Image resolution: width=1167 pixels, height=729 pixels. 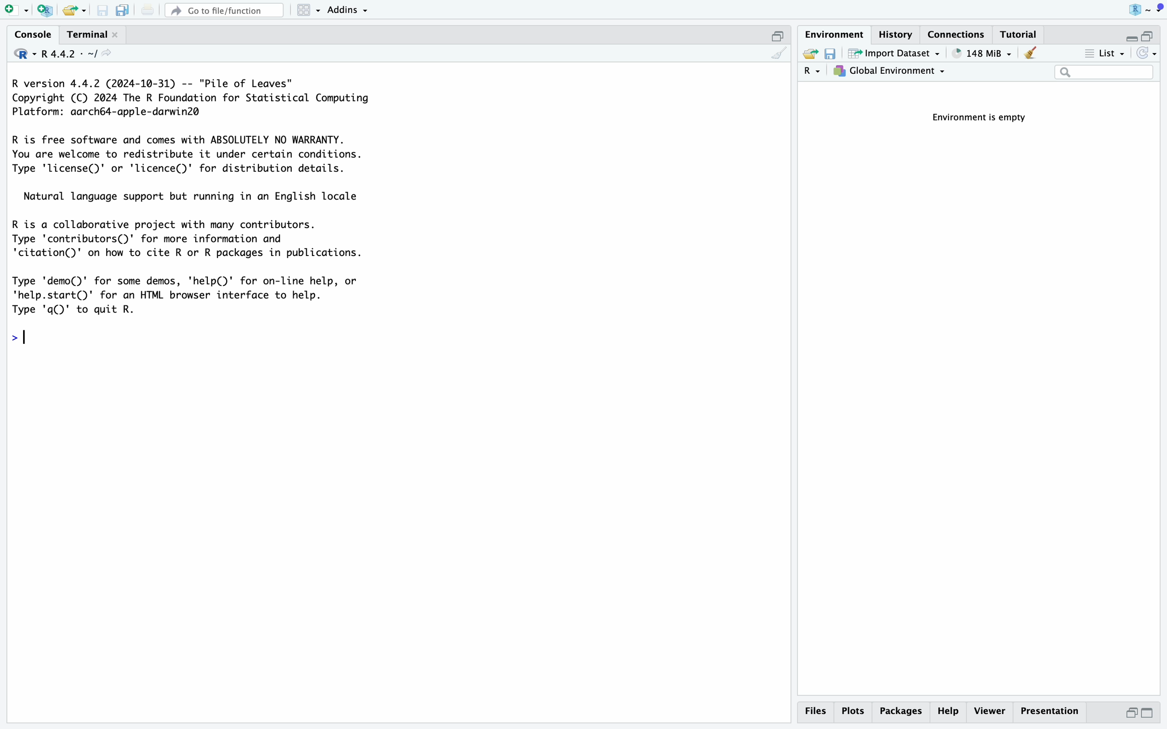 What do you see at coordinates (14, 9) in the screenshot?
I see `new file` at bounding box center [14, 9].